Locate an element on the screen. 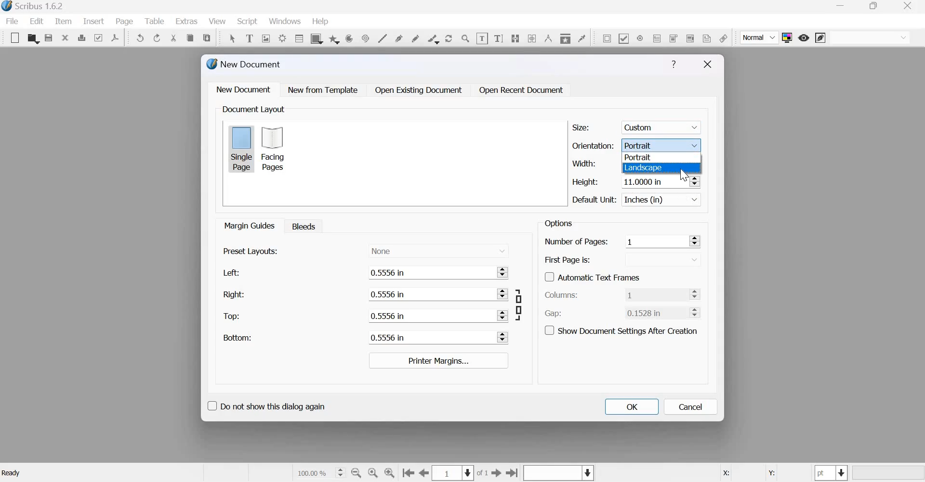  Image frame is located at coordinates (266, 38).